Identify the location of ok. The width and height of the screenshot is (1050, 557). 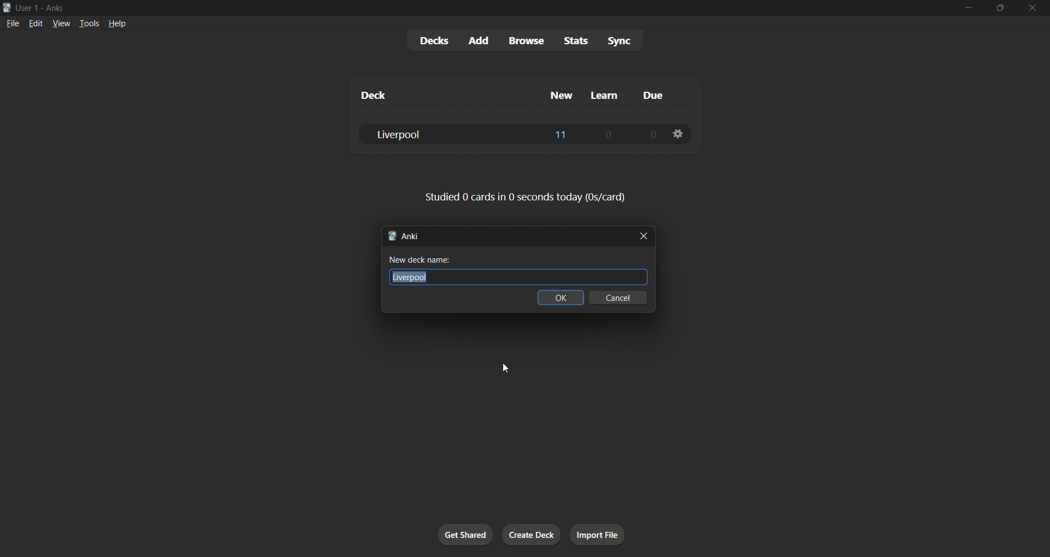
(561, 297).